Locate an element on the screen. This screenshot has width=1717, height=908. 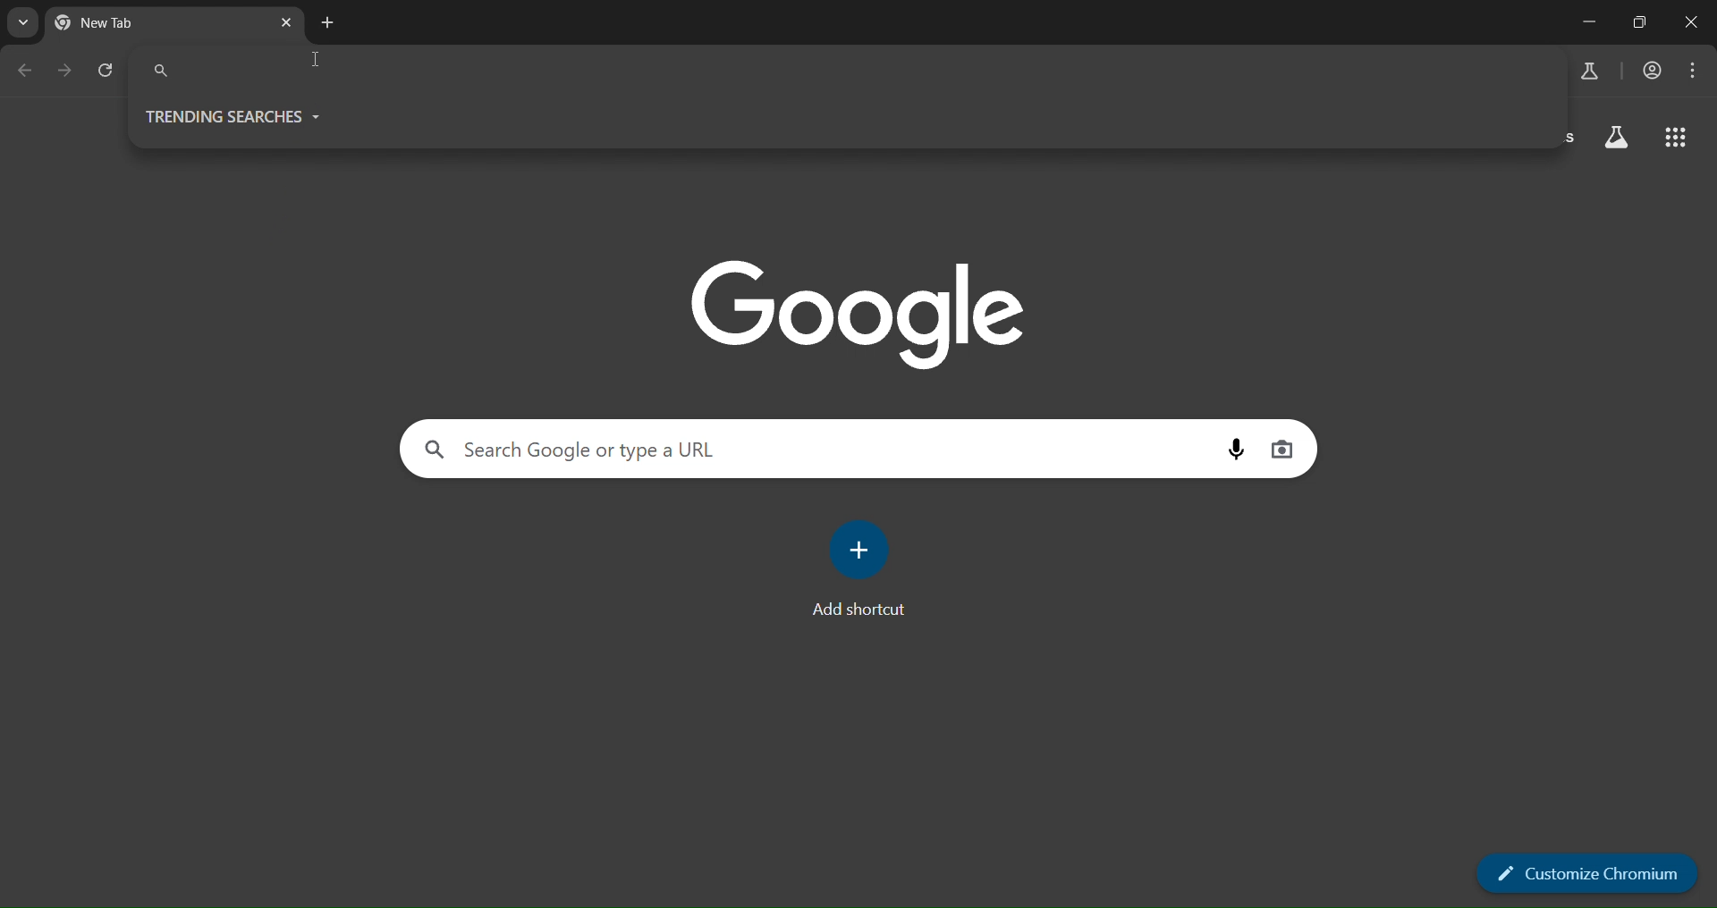
search labs is located at coordinates (1586, 72).